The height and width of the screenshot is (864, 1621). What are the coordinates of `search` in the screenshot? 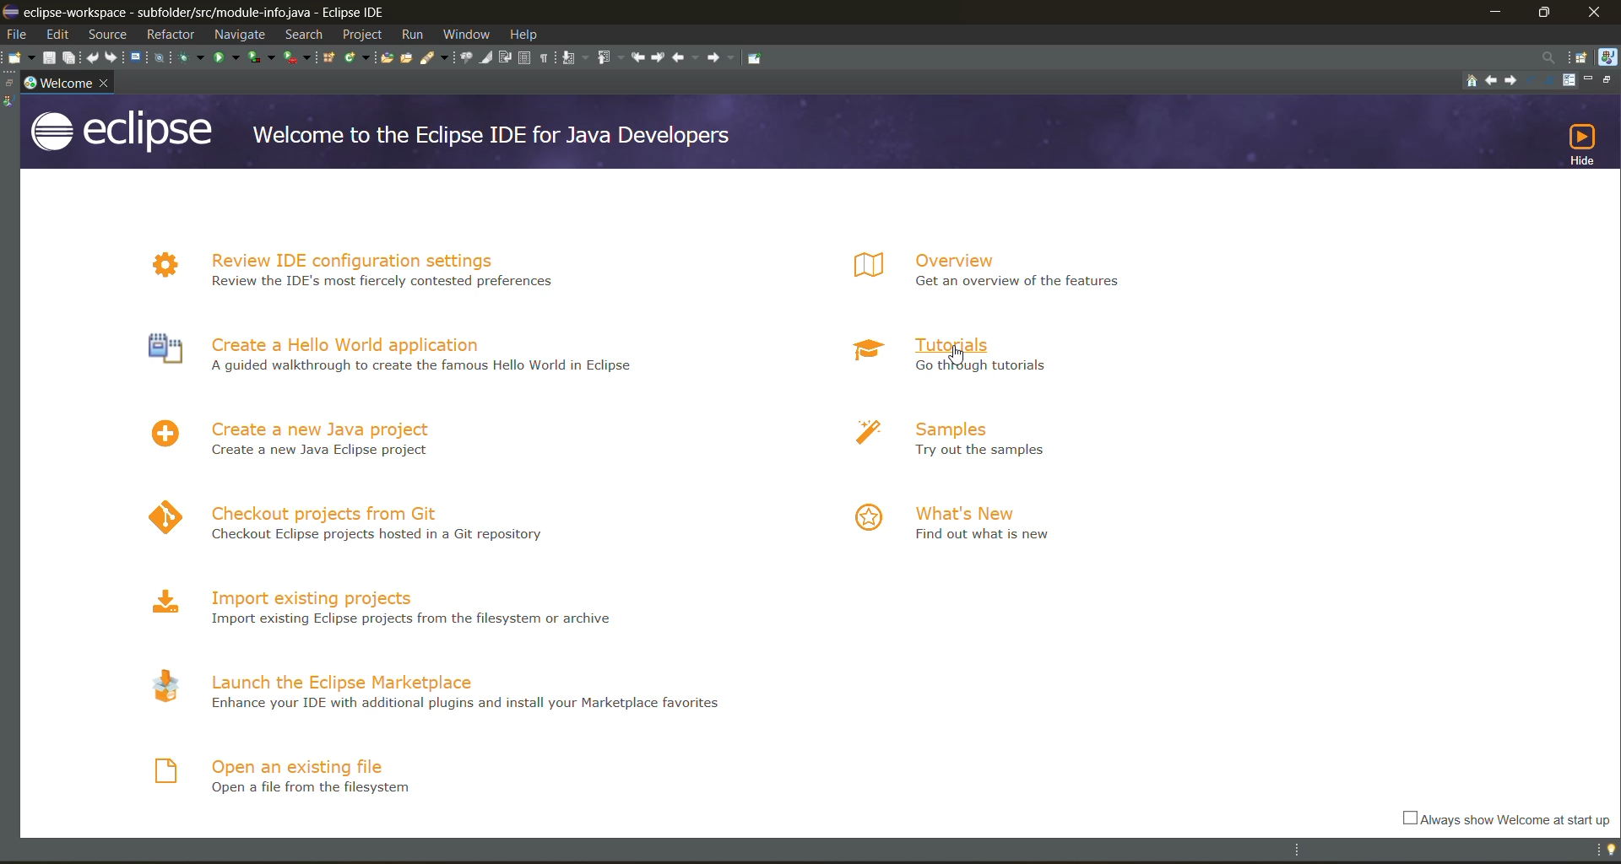 It's located at (304, 35).